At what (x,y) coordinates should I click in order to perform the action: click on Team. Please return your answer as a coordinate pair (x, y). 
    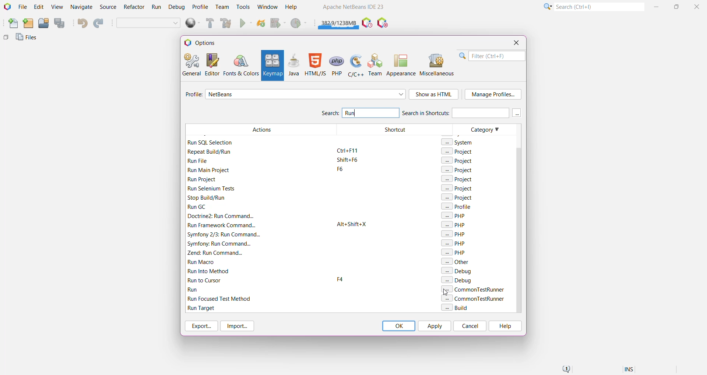
    Looking at the image, I should click on (376, 65).